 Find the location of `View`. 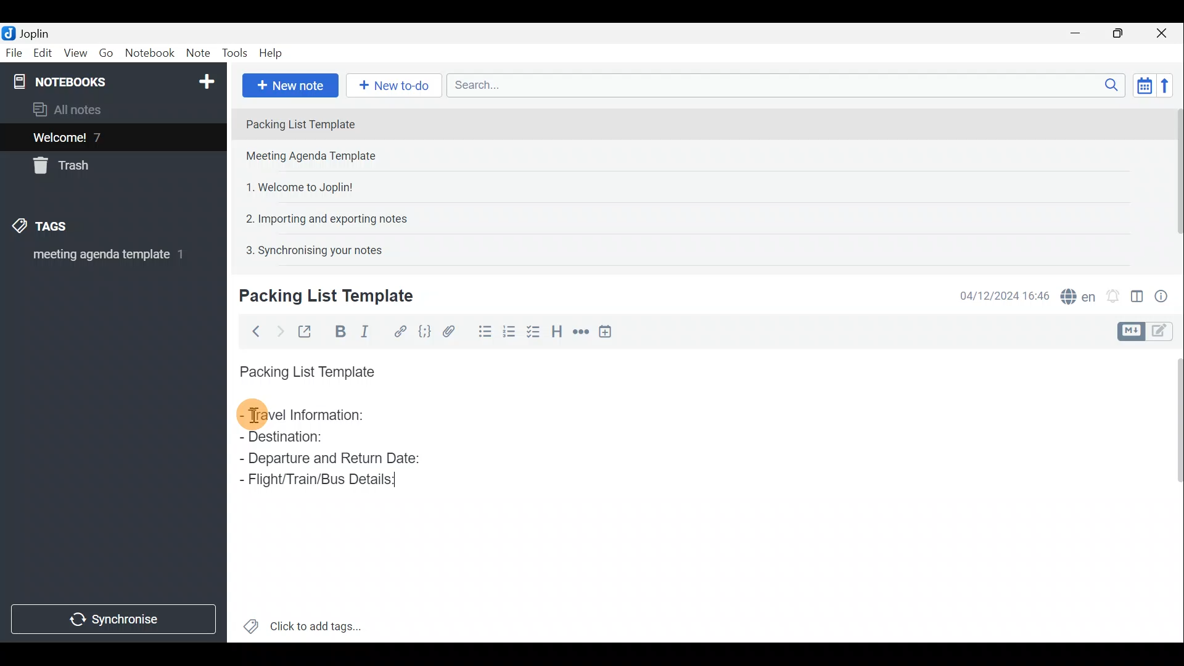

View is located at coordinates (76, 53).